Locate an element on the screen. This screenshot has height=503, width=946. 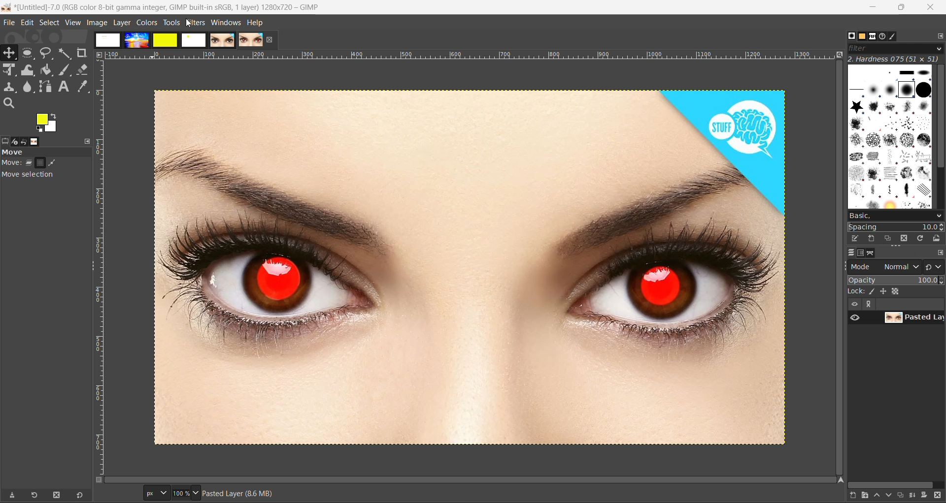
raise this layer is located at coordinates (874, 496).